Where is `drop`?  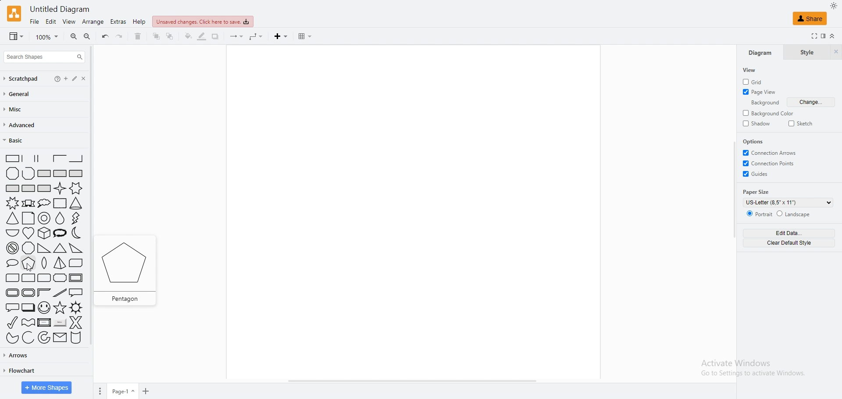 drop is located at coordinates (61, 218).